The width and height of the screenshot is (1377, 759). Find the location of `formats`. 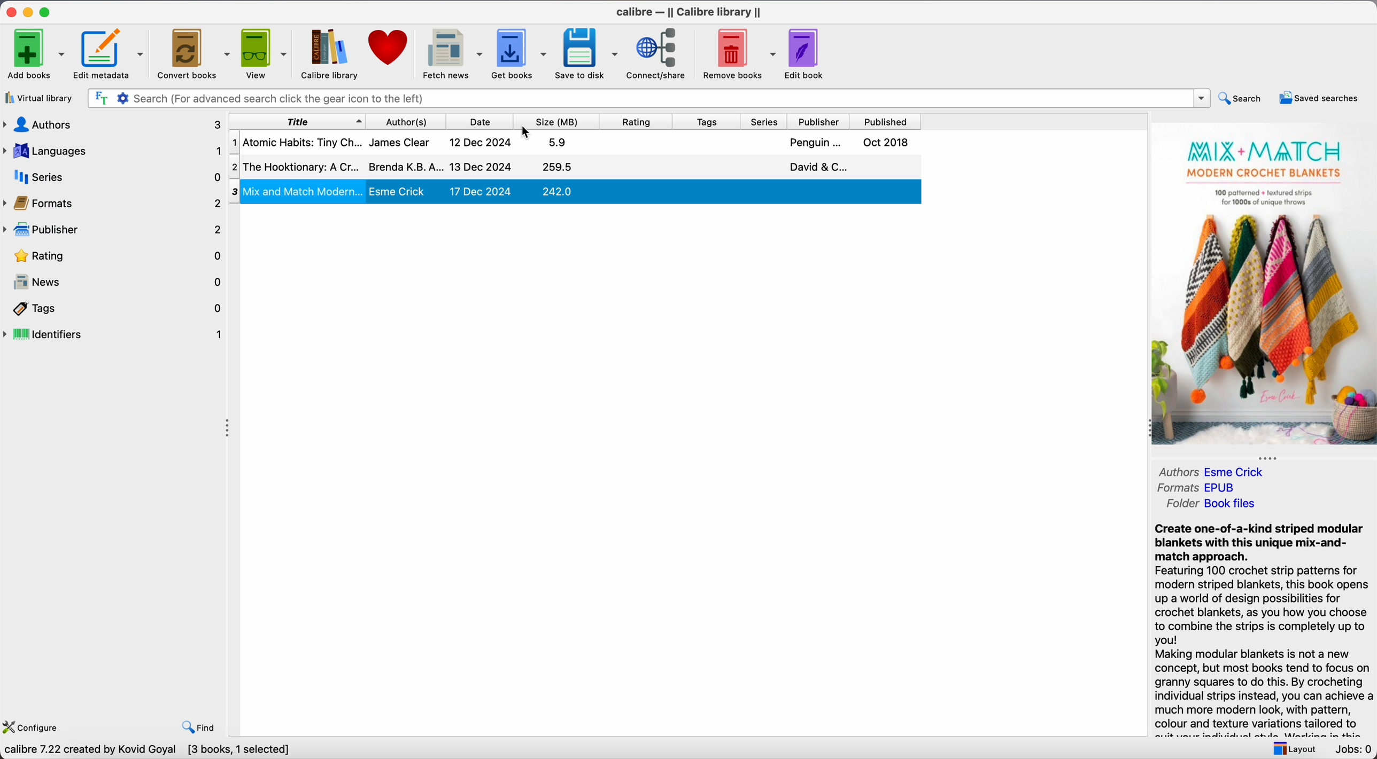

formats is located at coordinates (113, 201).